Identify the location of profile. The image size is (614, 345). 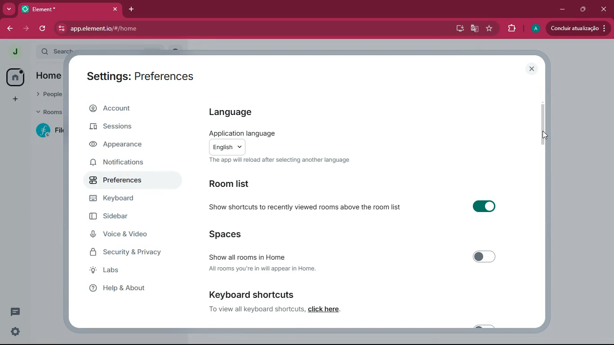
(535, 29).